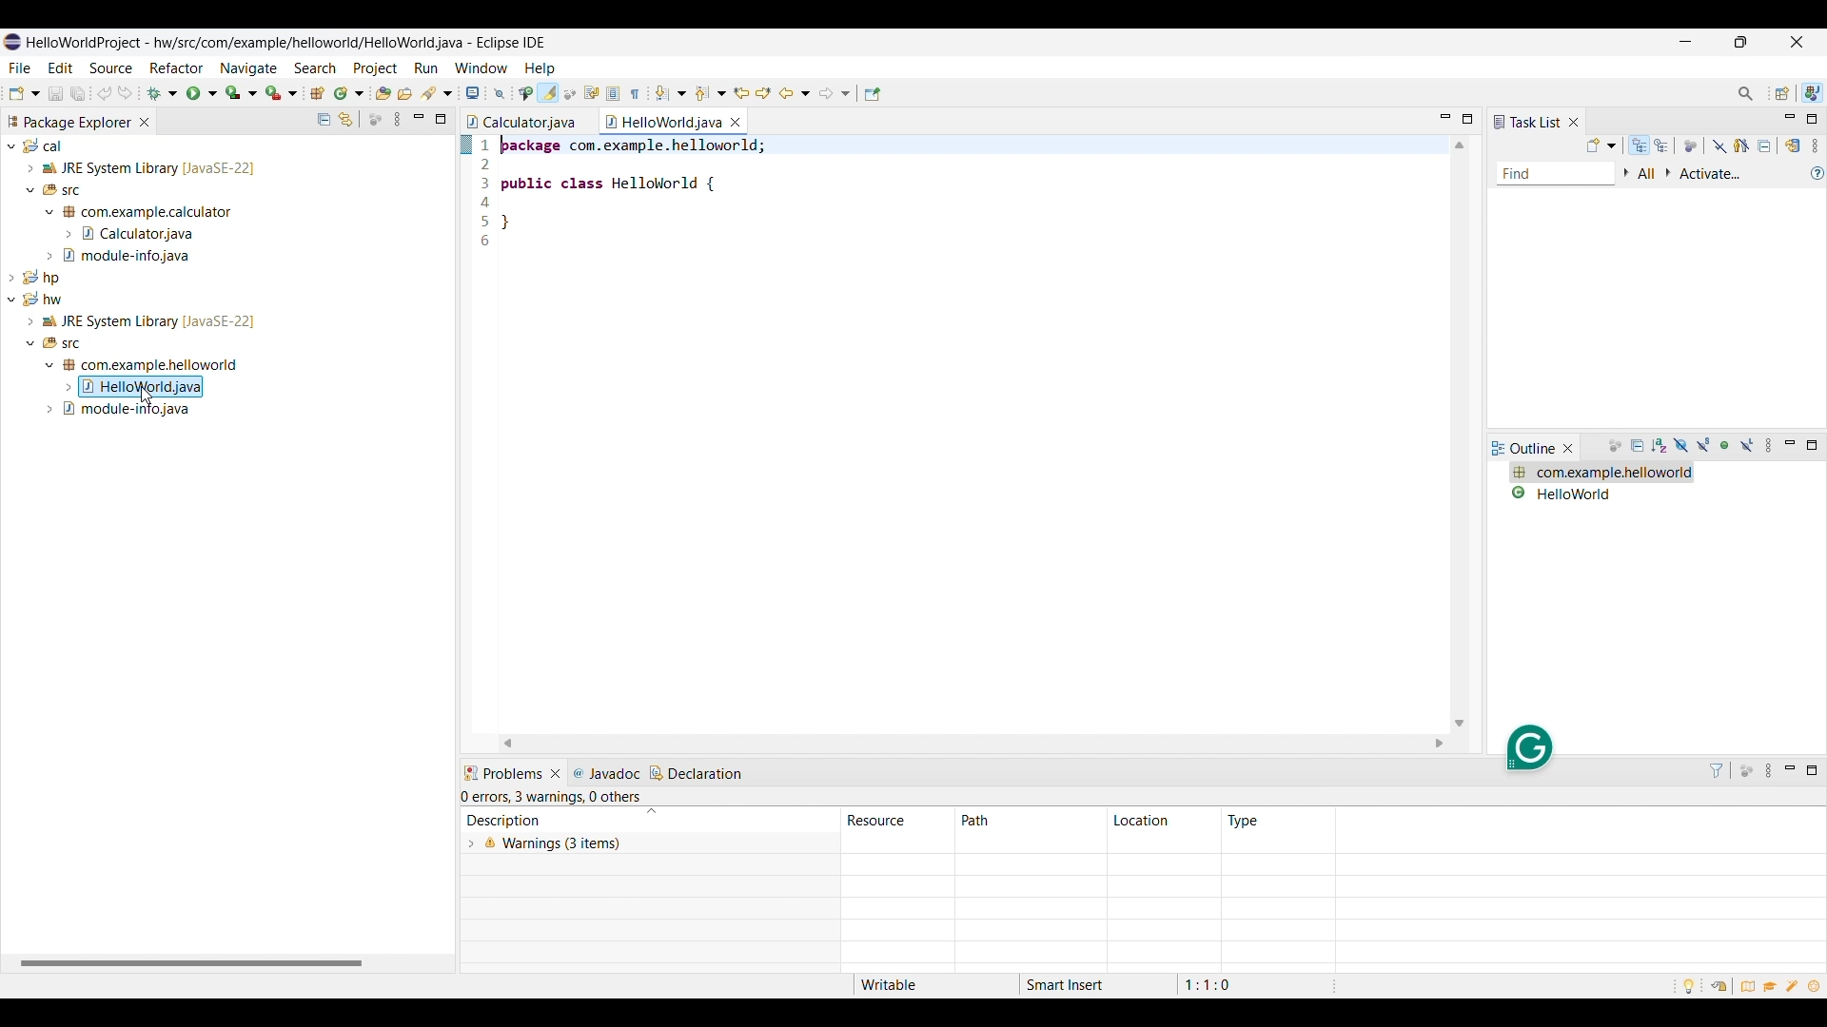  I want to click on Current workspace details, so click(1094, 985).